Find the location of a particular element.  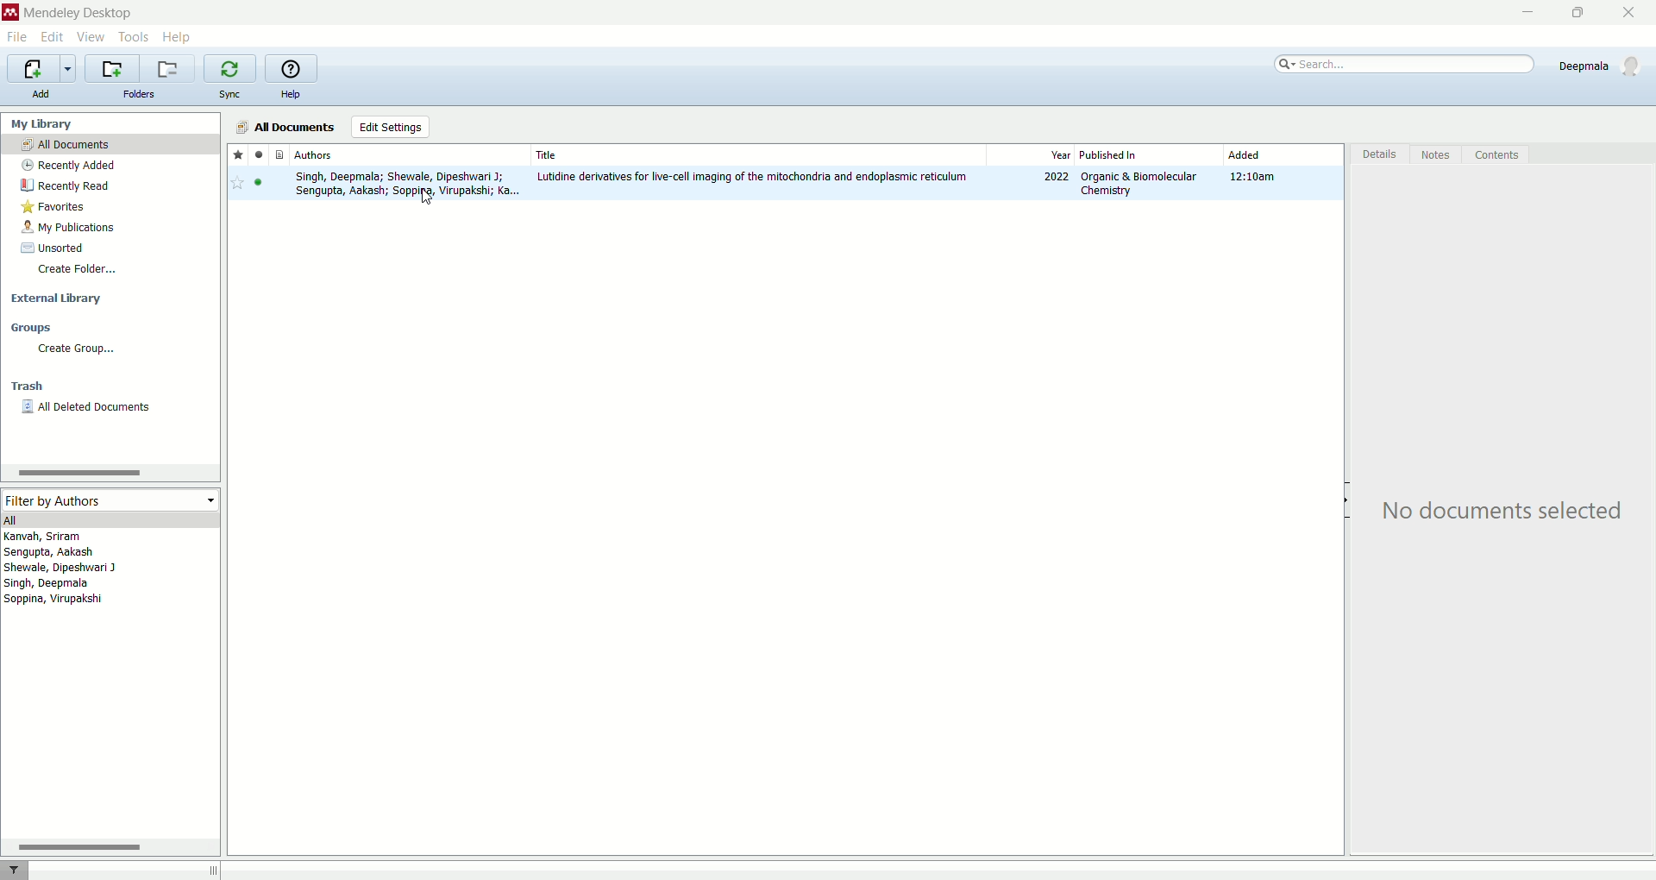

file is located at coordinates (18, 37).